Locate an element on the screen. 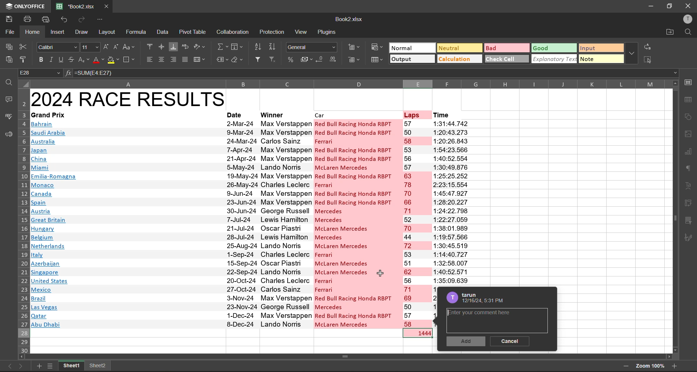 This screenshot has width=697, height=372. italic is located at coordinates (52, 59).